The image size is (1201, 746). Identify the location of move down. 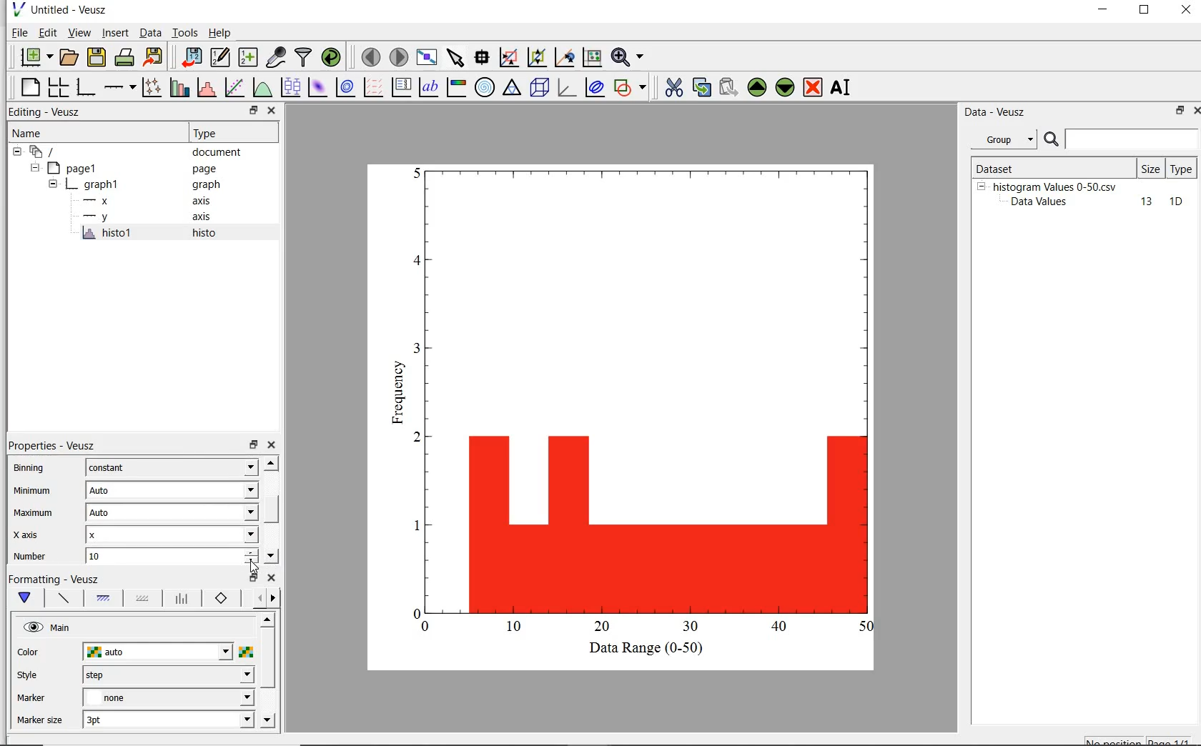
(267, 721).